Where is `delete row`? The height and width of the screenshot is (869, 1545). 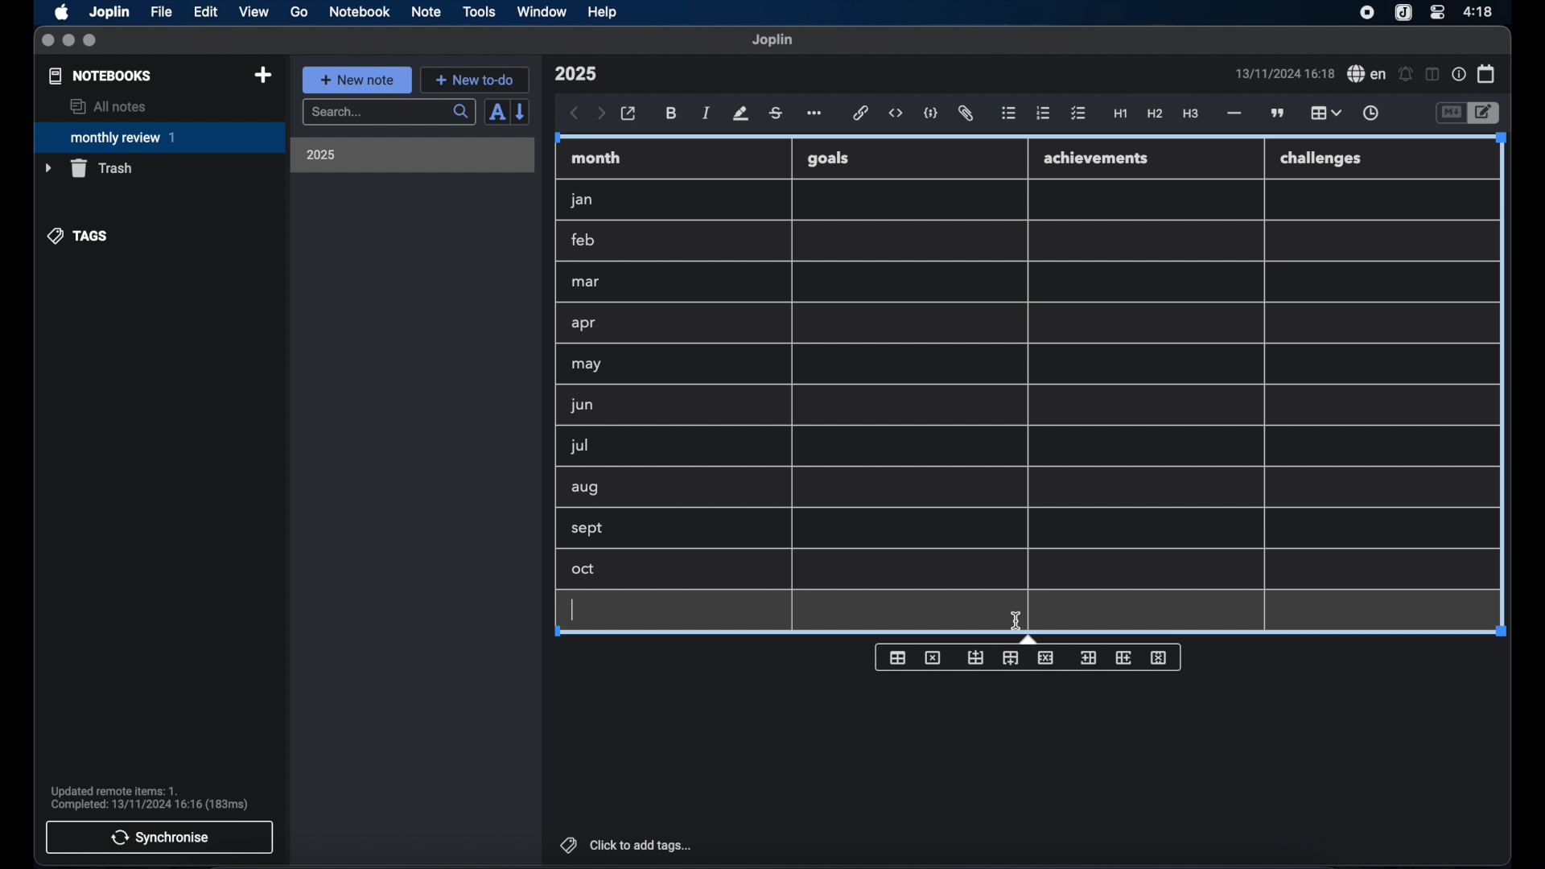 delete row is located at coordinates (1047, 657).